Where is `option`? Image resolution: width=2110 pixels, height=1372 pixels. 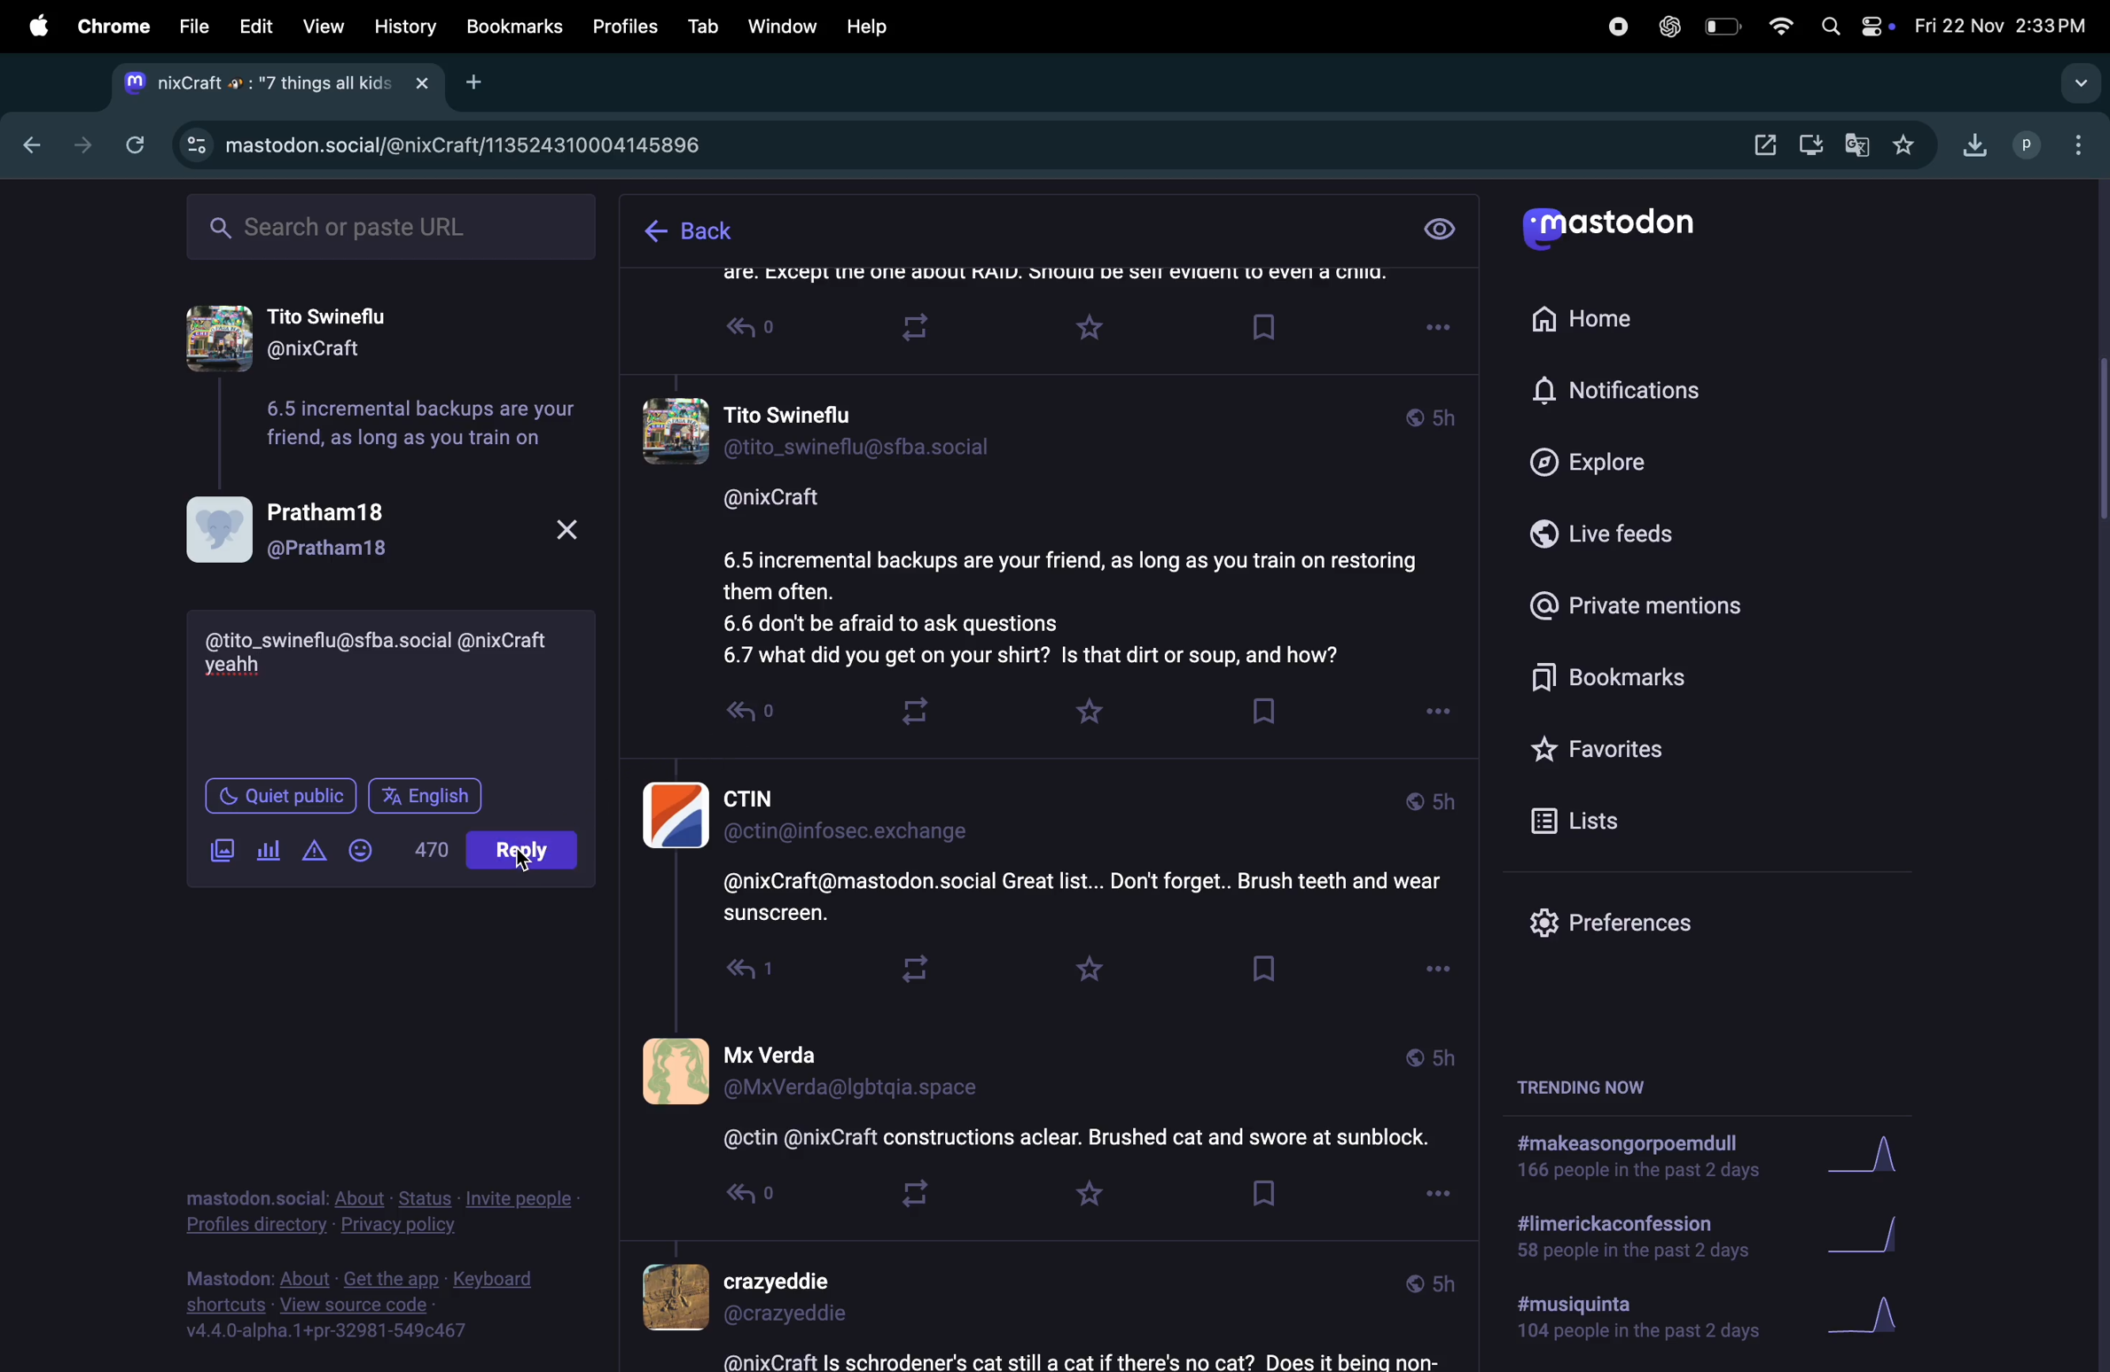
option is located at coordinates (2075, 141).